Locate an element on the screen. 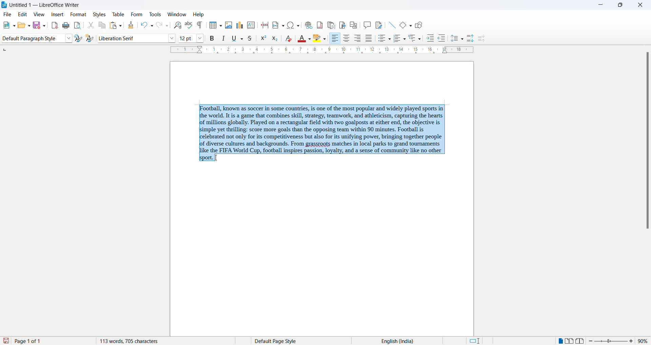 Image resolution: width=651 pixels, height=345 pixels. save is located at coordinates (37, 25).